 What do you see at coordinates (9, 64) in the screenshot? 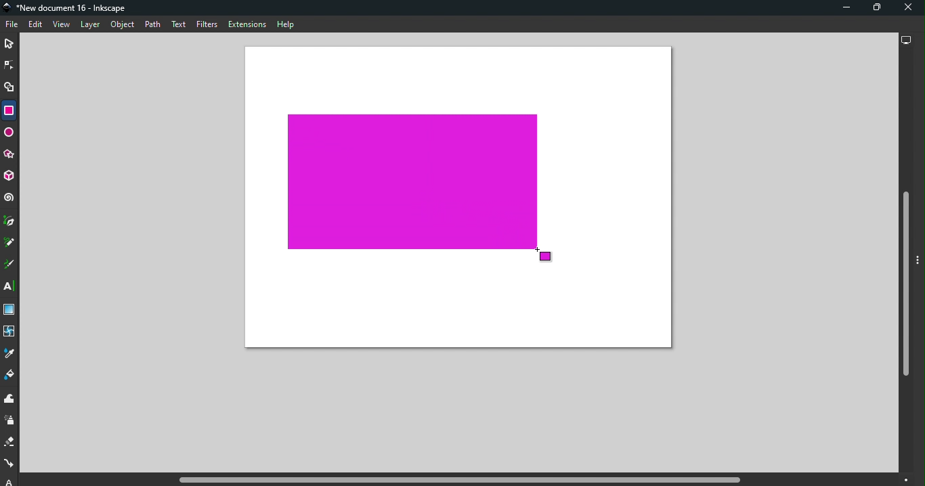
I see `Node tool` at bounding box center [9, 64].